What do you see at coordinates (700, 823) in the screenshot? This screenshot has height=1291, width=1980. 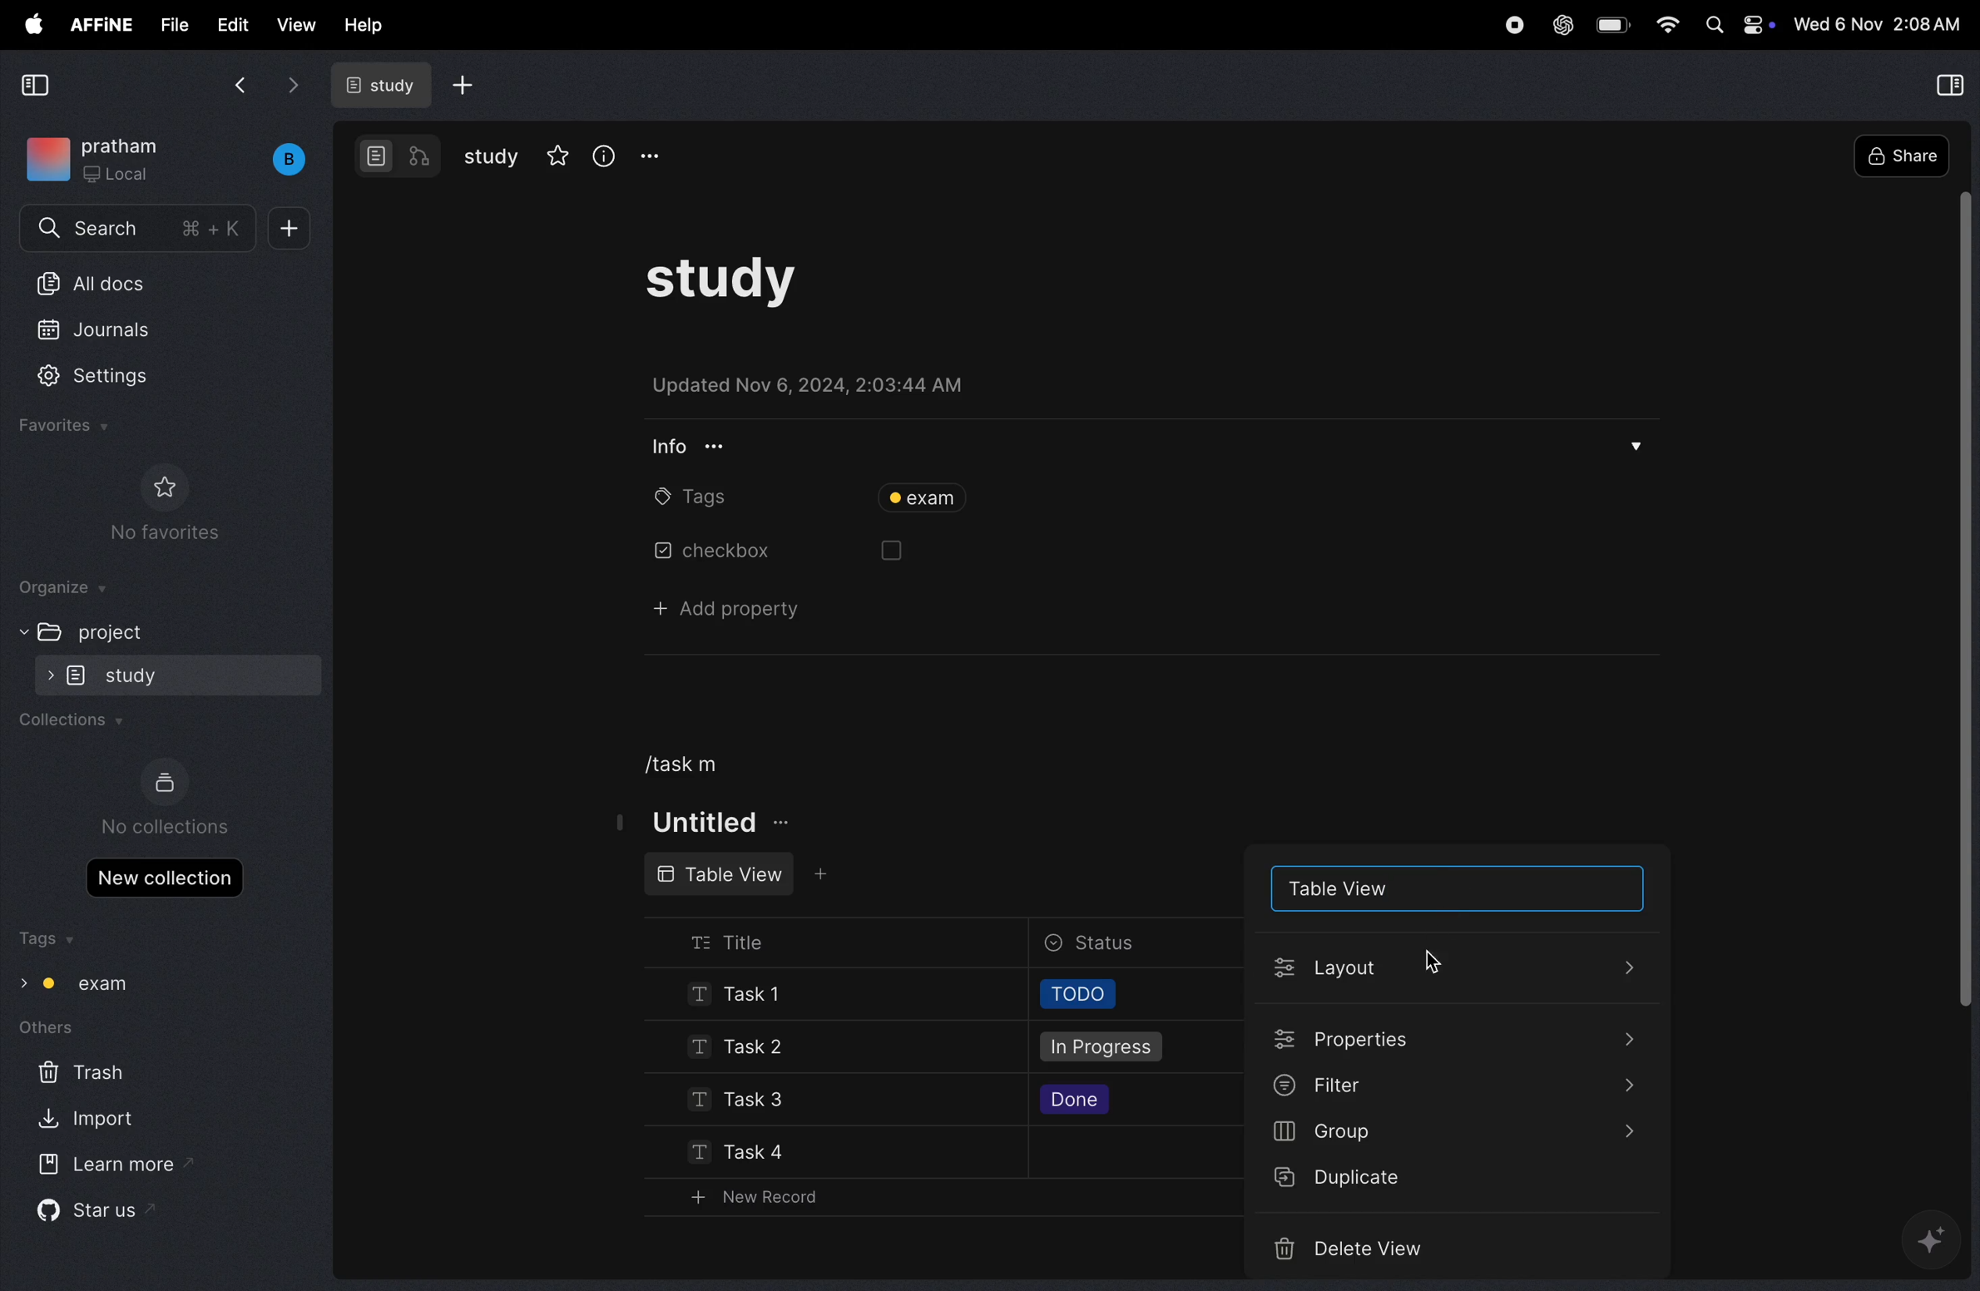 I see `titke` at bounding box center [700, 823].